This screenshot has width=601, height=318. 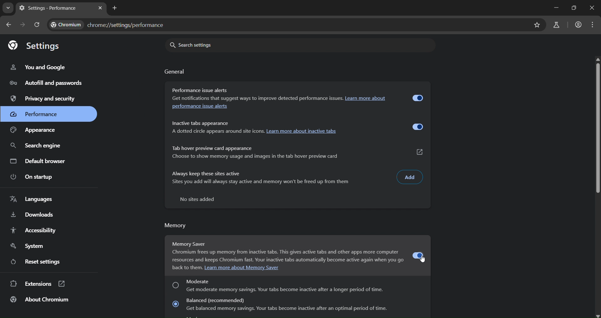 What do you see at coordinates (271, 152) in the screenshot?
I see `Tab hover preview card appearance Choose to show memory usage and images in the tab hover preview card` at bounding box center [271, 152].